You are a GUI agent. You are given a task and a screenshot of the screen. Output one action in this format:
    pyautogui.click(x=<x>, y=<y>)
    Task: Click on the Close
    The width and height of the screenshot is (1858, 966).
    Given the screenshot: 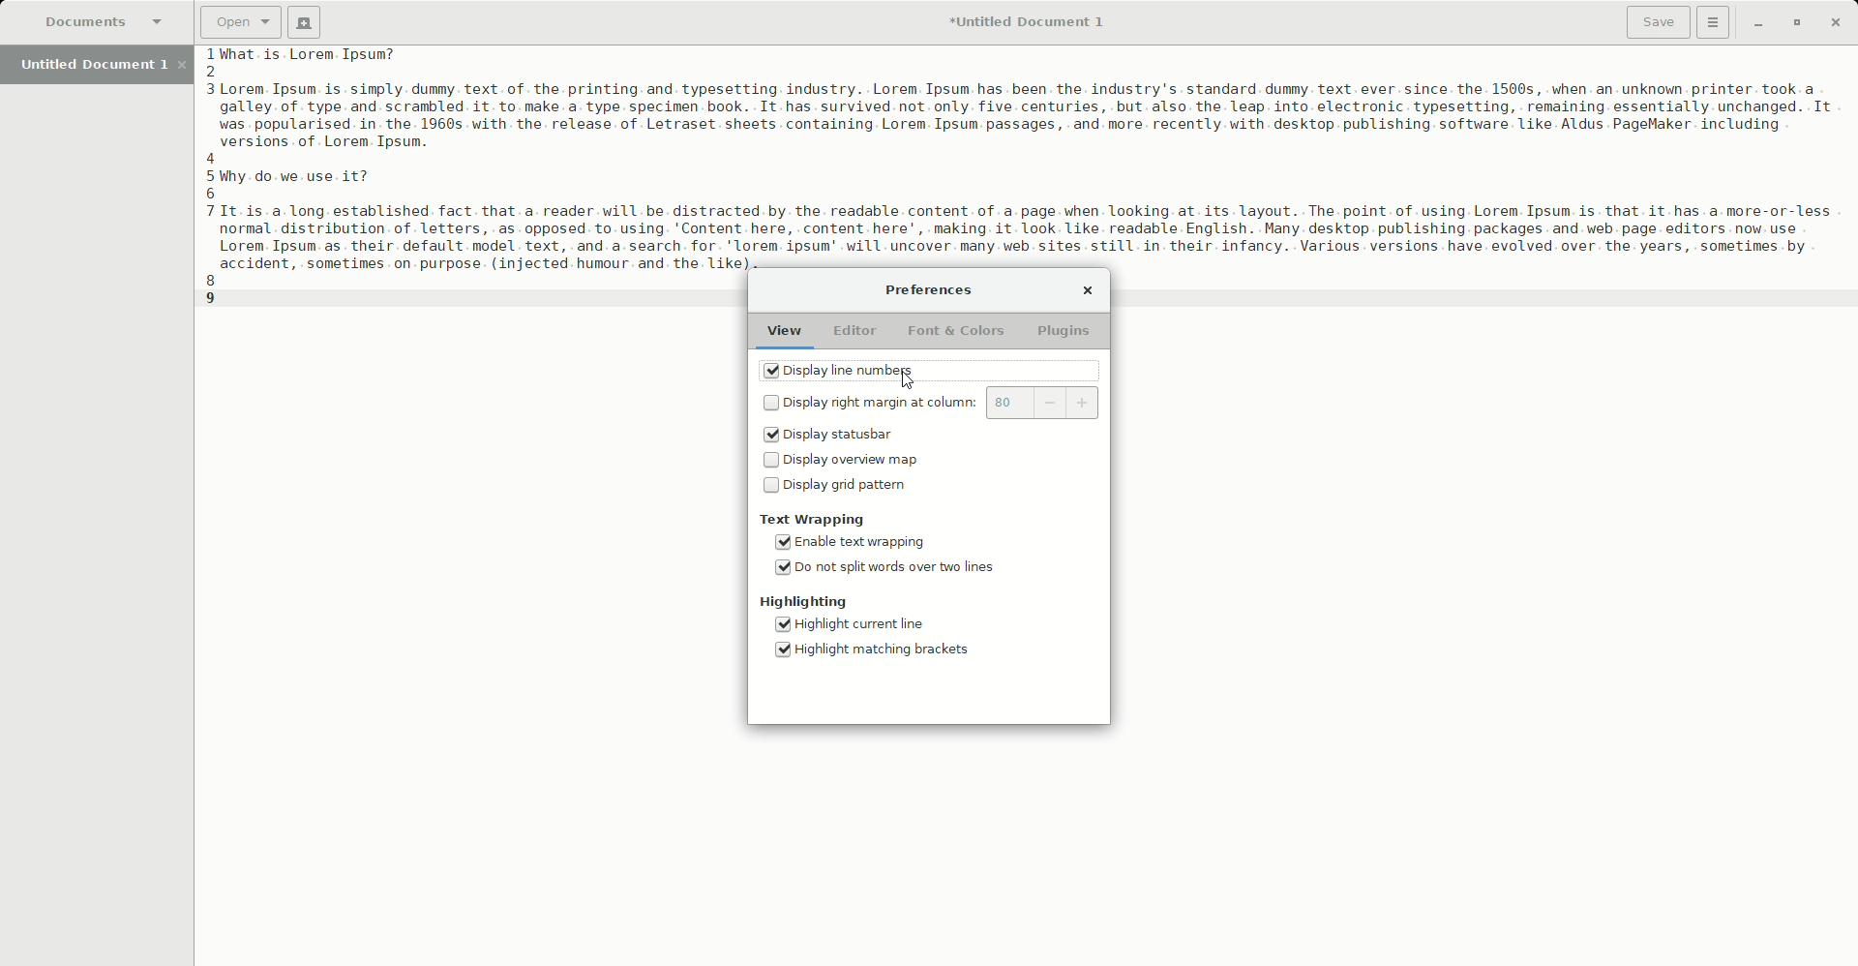 What is the action you would take?
    pyautogui.click(x=1093, y=289)
    